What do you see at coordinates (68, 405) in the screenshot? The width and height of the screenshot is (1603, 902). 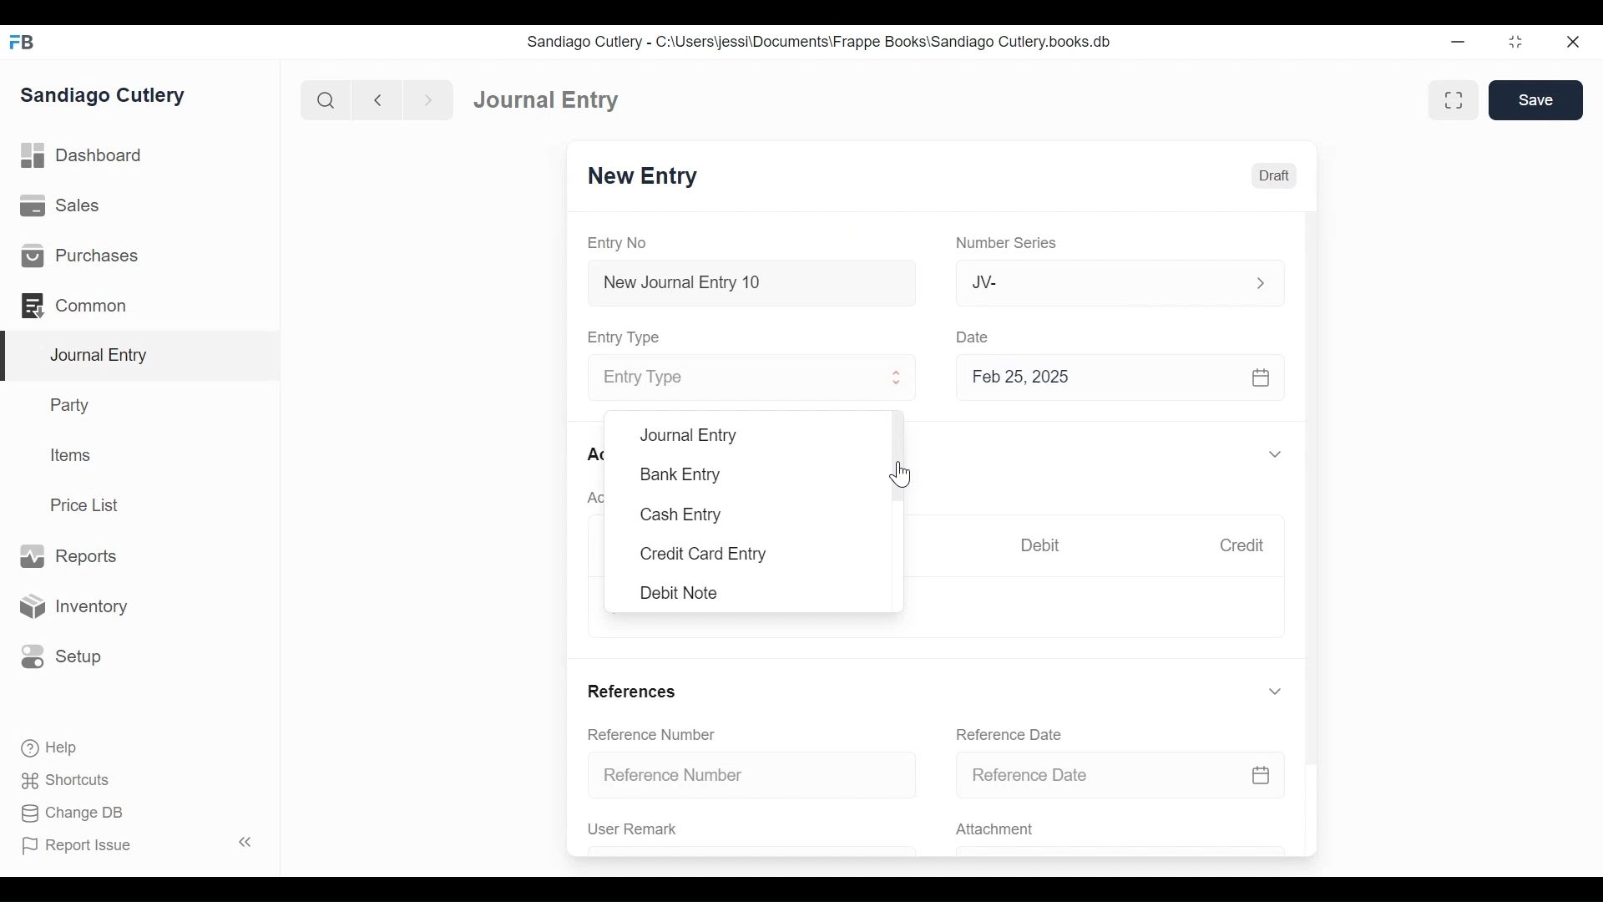 I see `Party` at bounding box center [68, 405].